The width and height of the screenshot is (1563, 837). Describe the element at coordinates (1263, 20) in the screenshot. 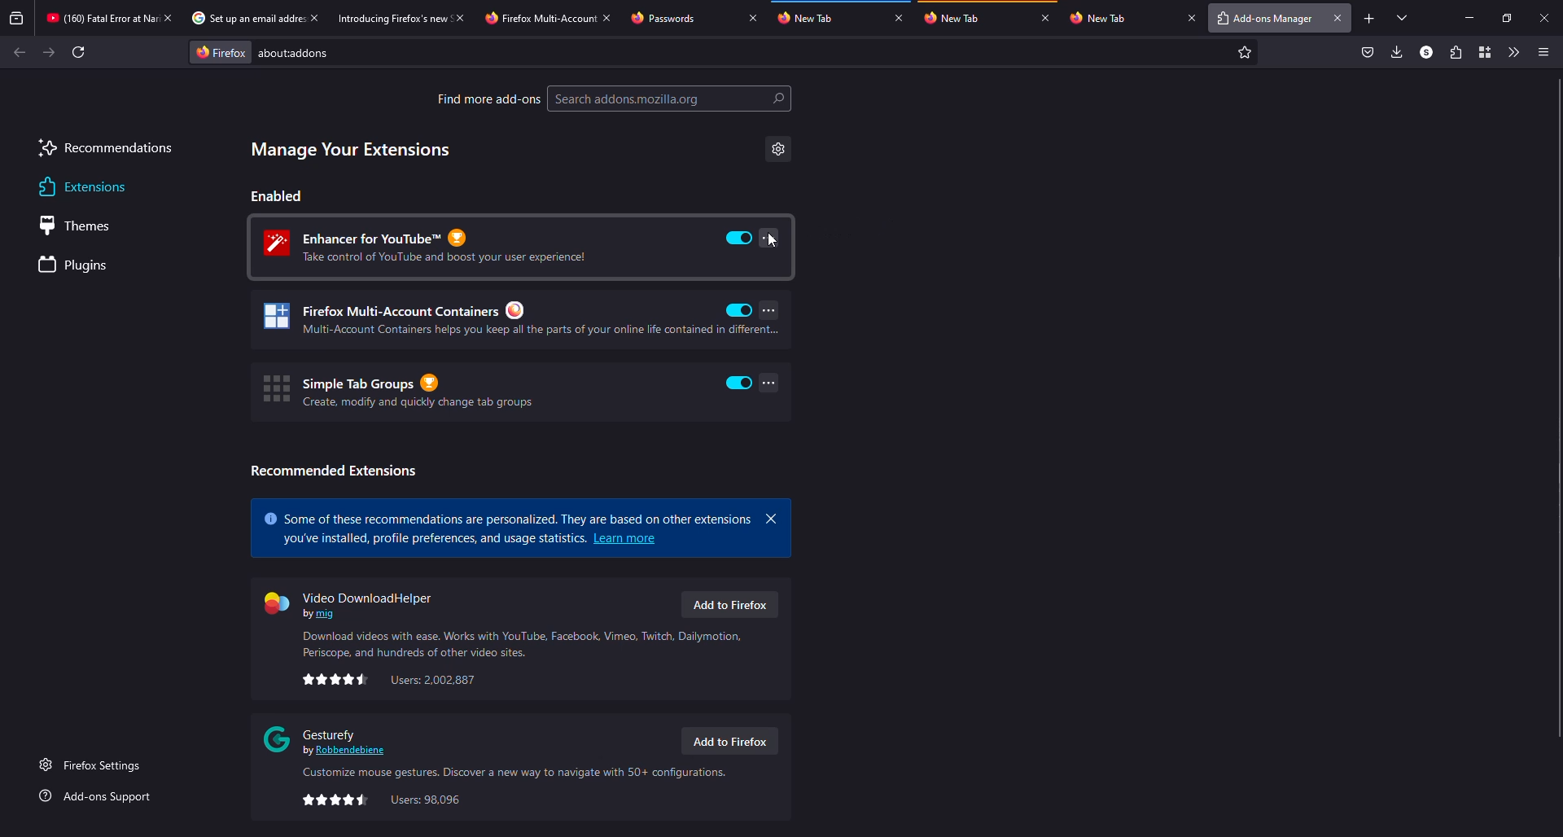

I see `add-ons manager` at that location.